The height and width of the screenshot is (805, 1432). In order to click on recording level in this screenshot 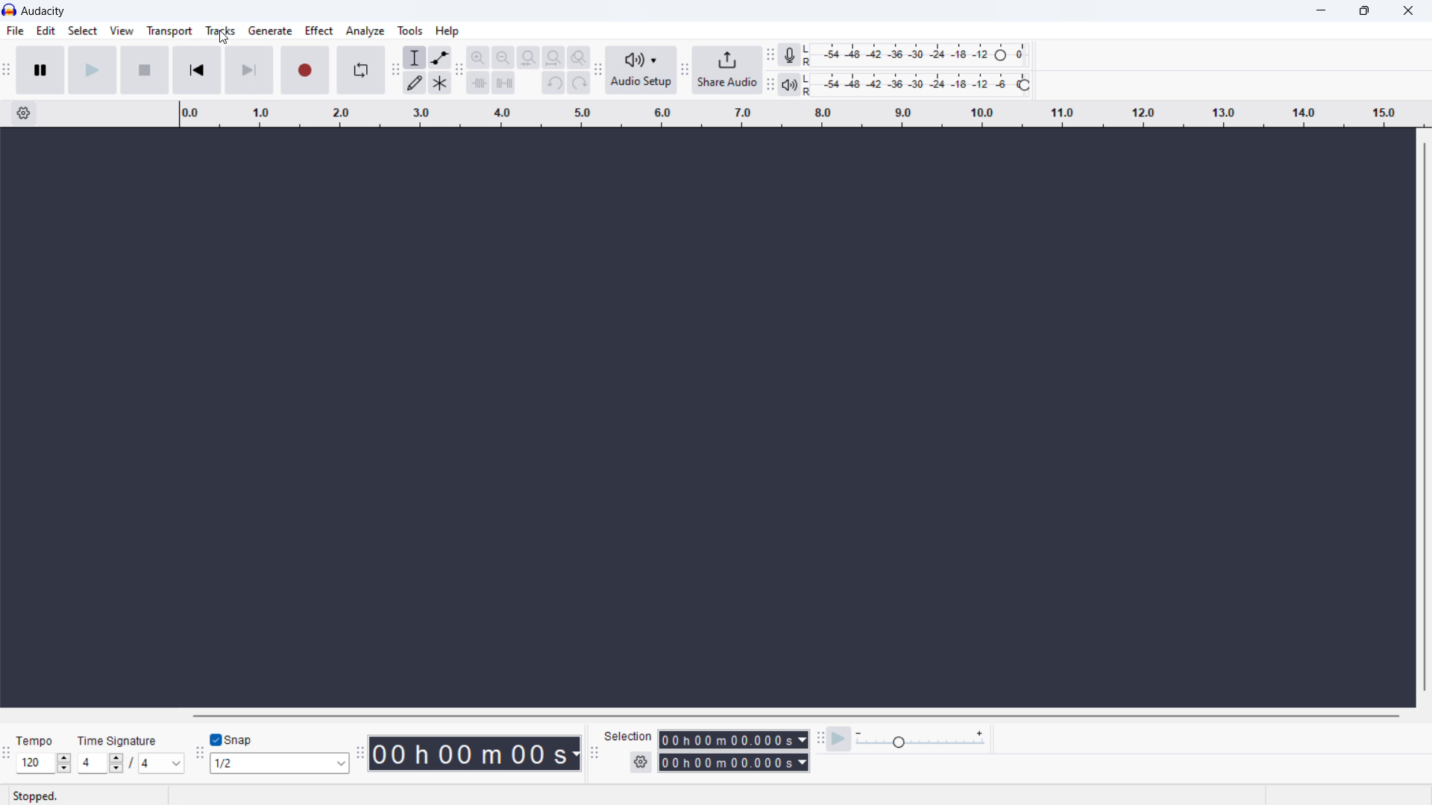, I will do `click(918, 55)`.